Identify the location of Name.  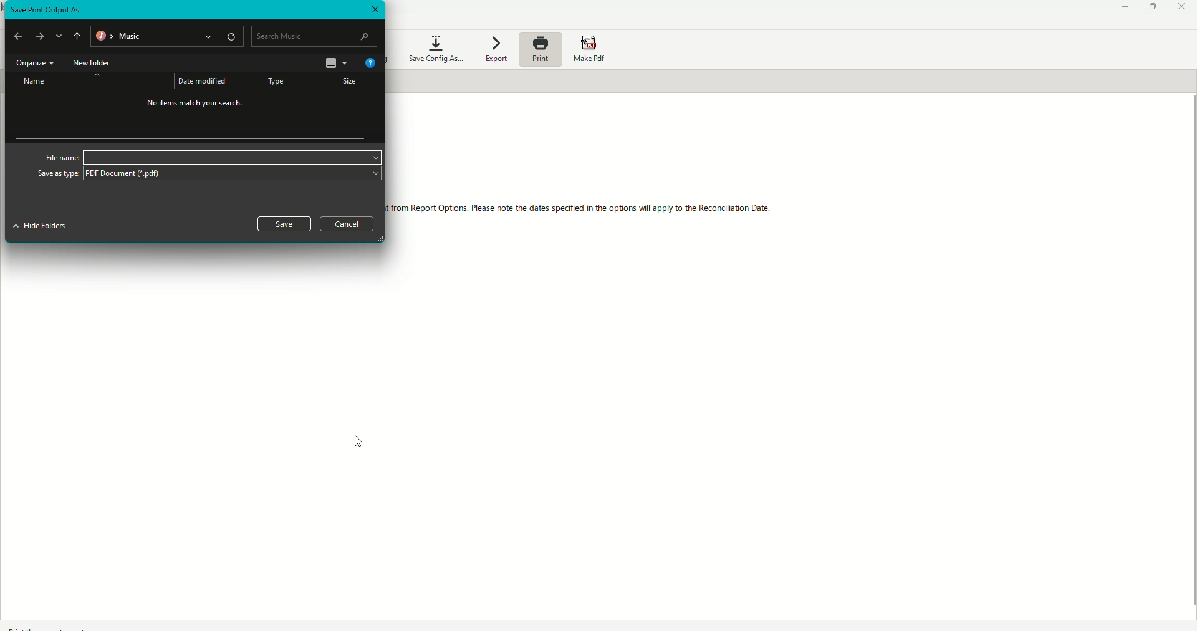
(31, 83).